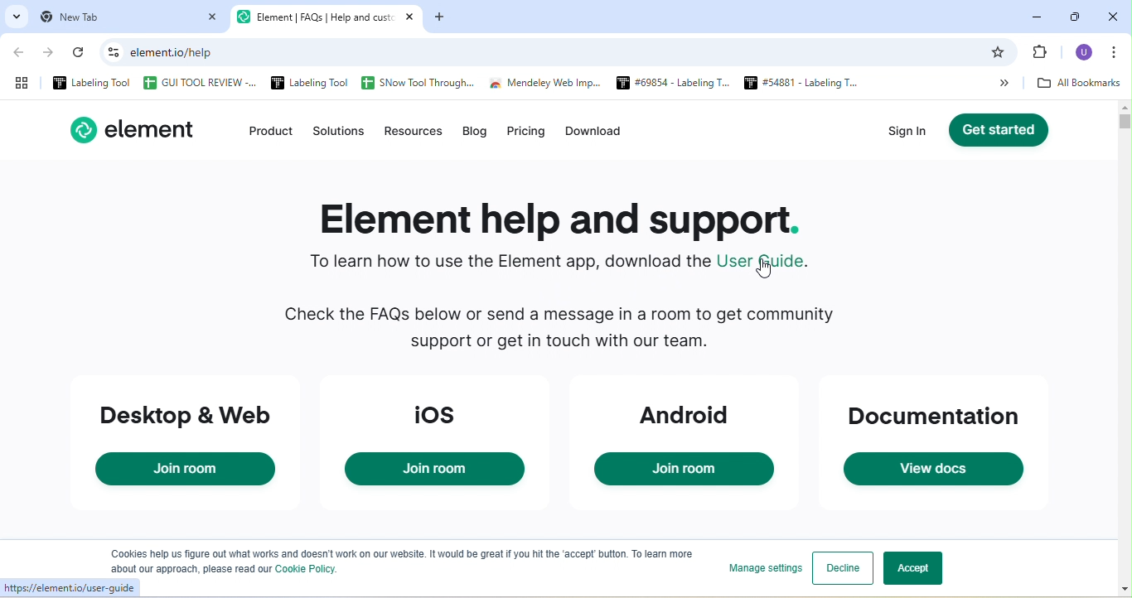 This screenshot has height=598, width=1132. What do you see at coordinates (1073, 14) in the screenshot?
I see `maximize` at bounding box center [1073, 14].